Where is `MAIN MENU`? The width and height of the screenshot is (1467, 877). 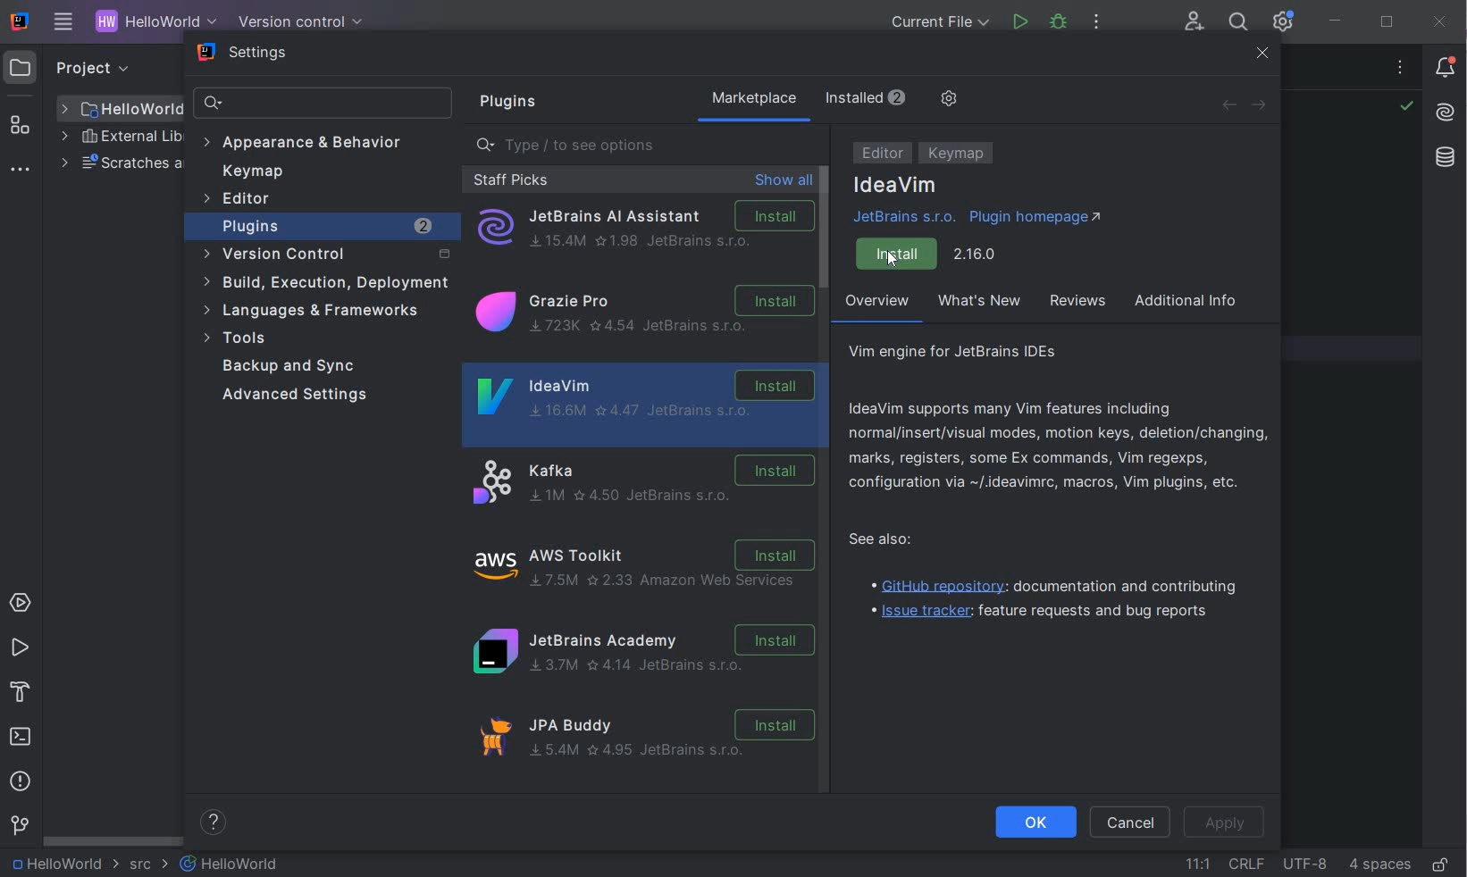
MAIN MENU is located at coordinates (59, 23).